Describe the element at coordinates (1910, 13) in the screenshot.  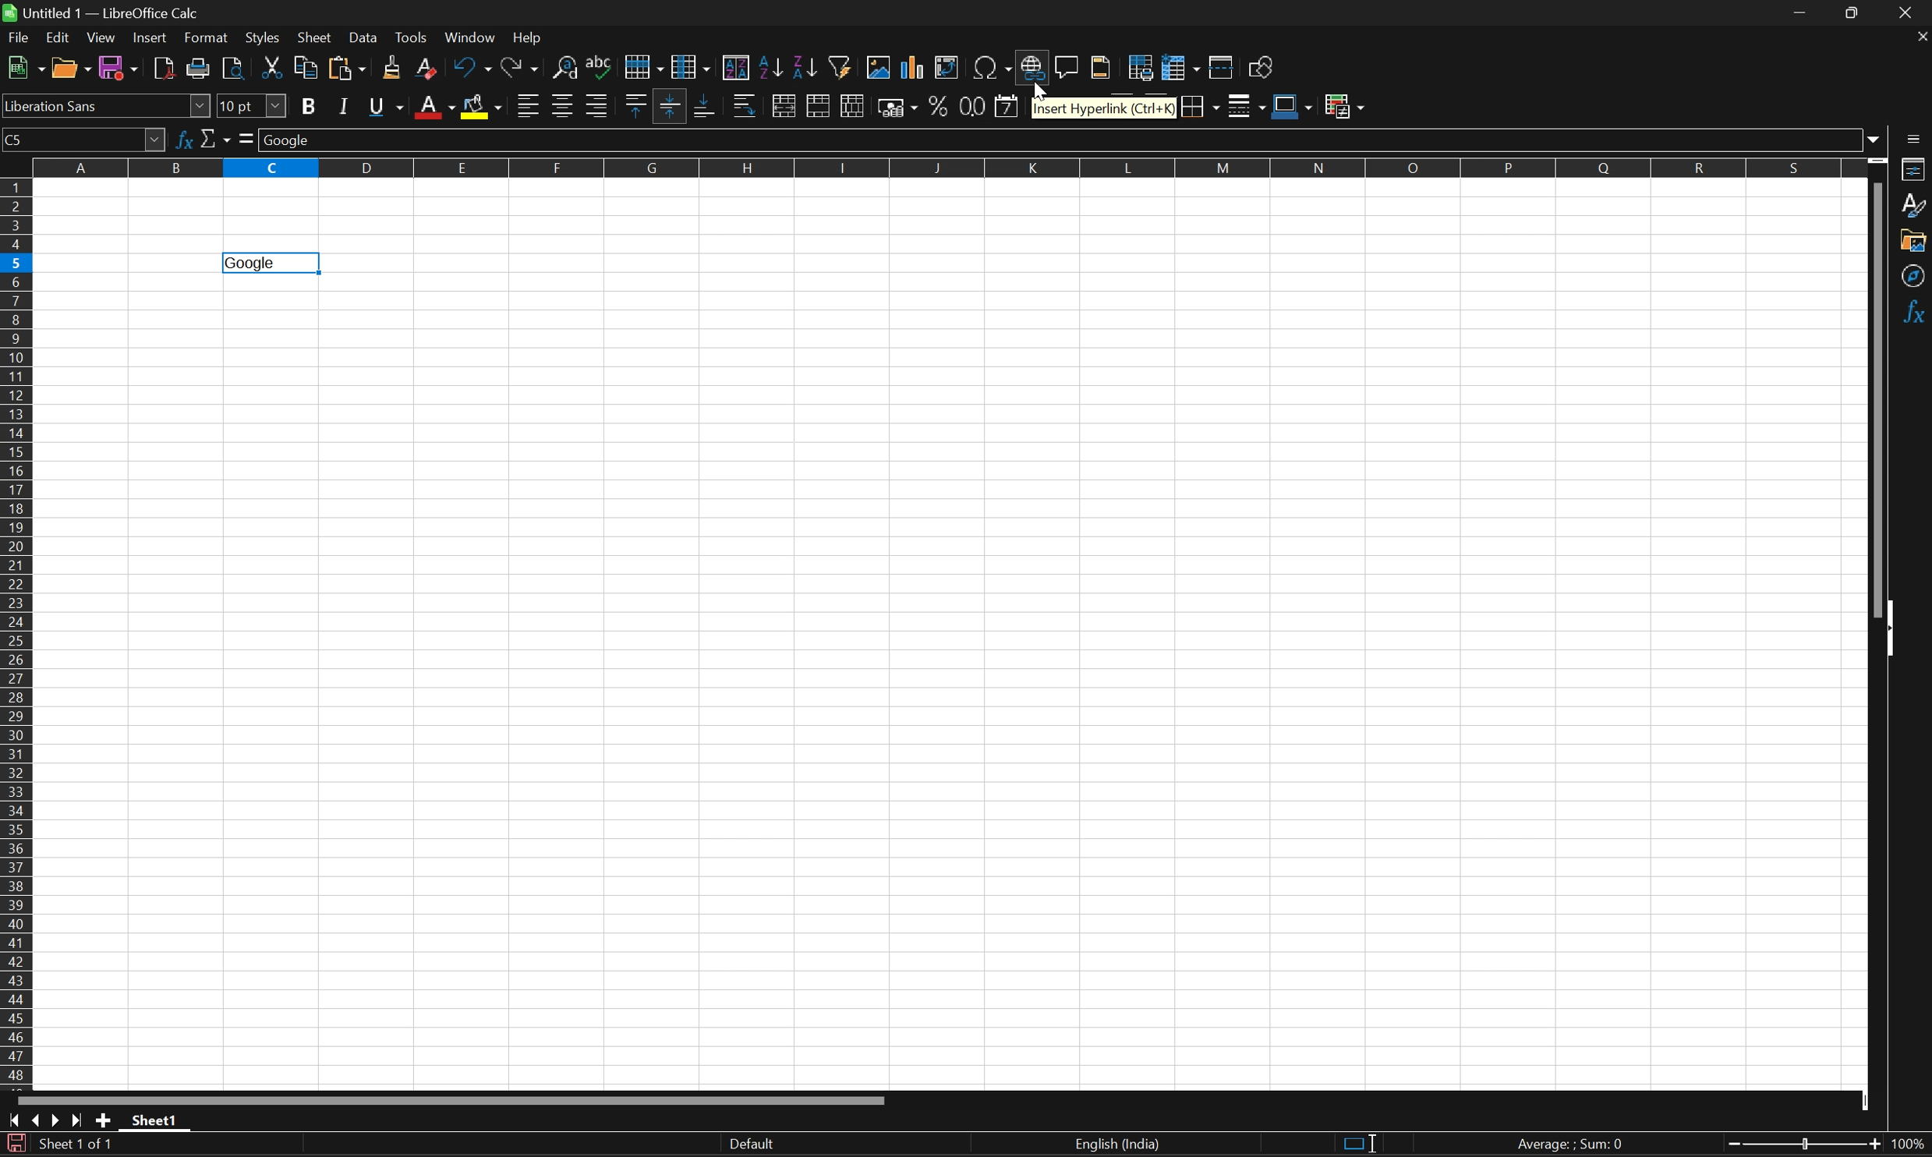
I see `Close` at that location.